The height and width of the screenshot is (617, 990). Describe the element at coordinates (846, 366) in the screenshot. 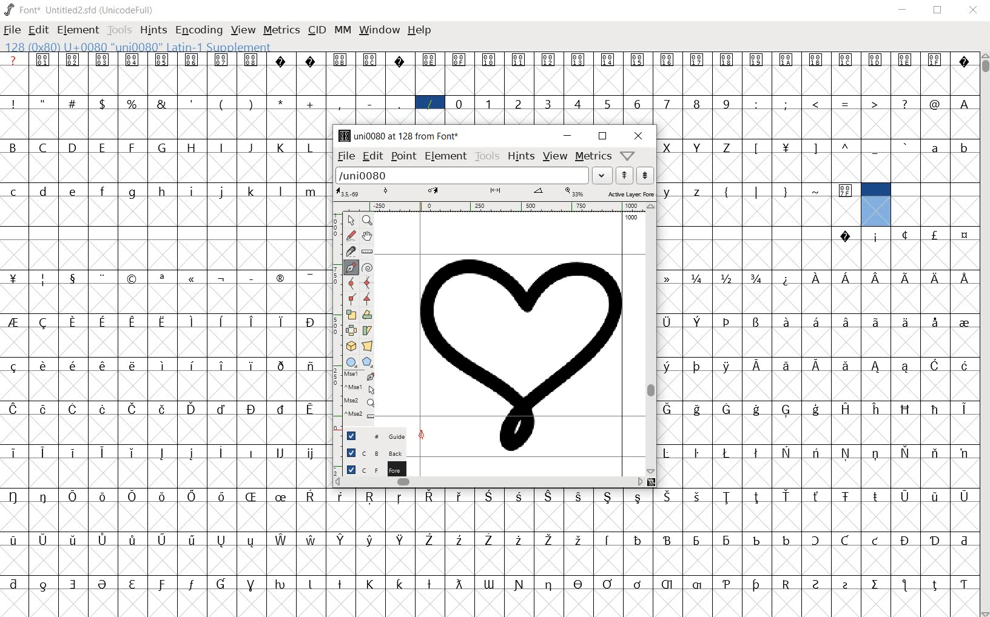

I see `glyph` at that location.